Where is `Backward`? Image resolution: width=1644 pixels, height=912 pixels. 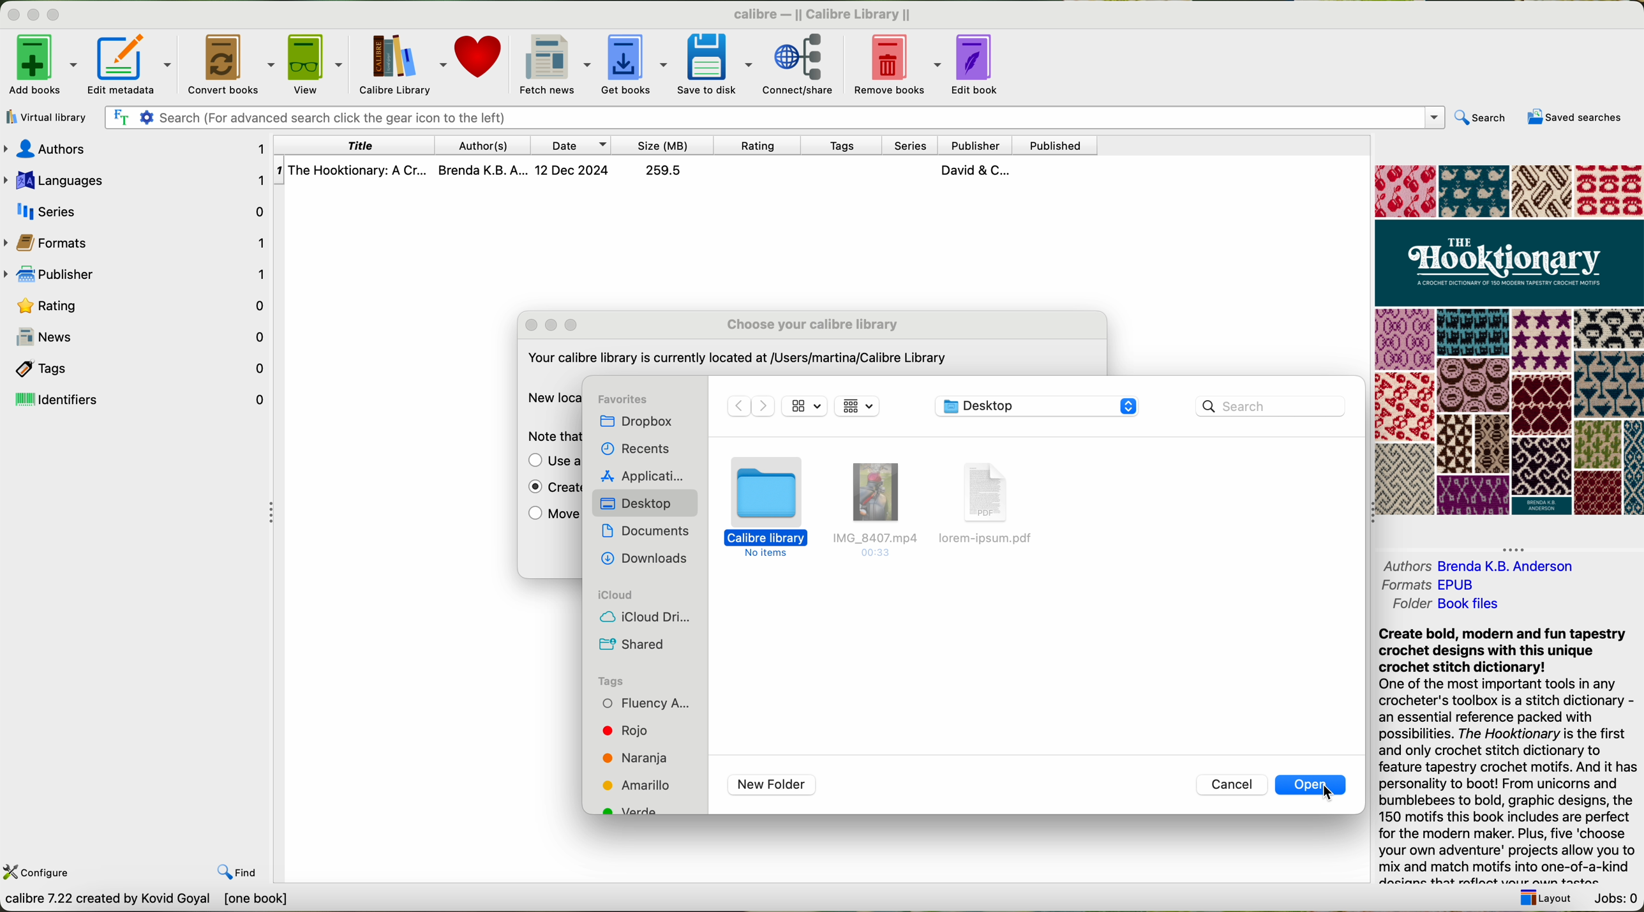 Backward is located at coordinates (740, 405).